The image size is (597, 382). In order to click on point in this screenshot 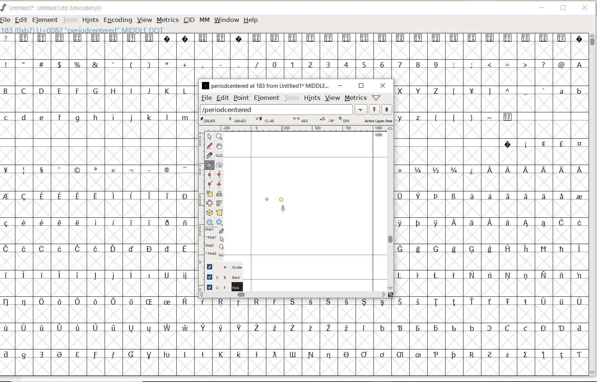, I will do `click(241, 98)`.